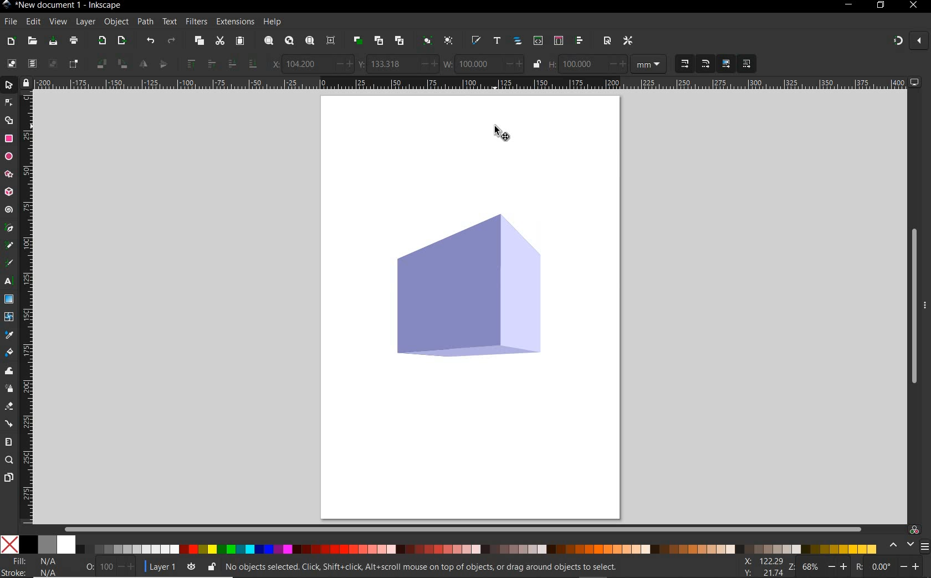  I want to click on node tool, so click(9, 103).